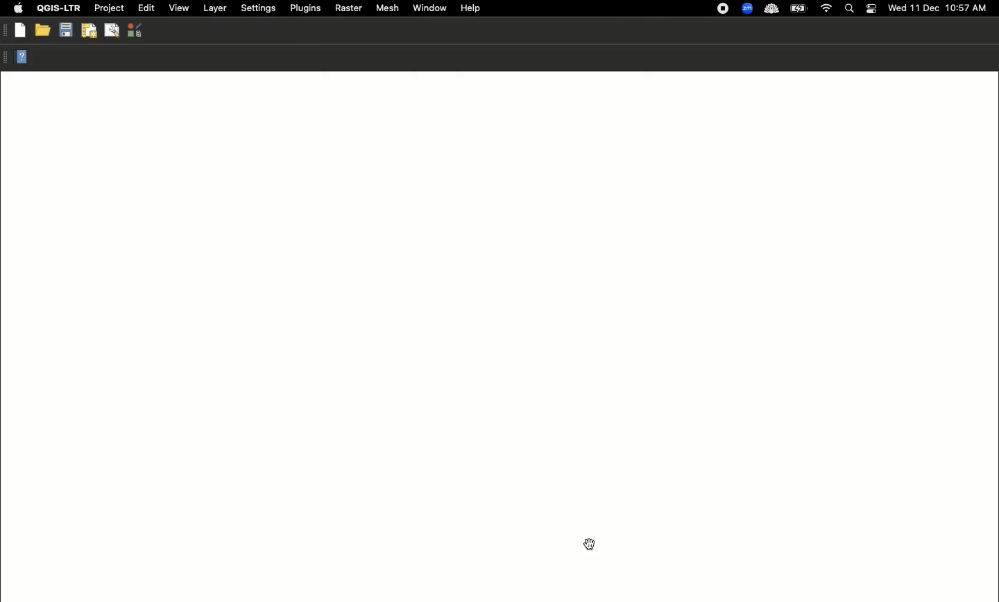  Describe the element at coordinates (145, 8) in the screenshot. I see `Edit` at that location.